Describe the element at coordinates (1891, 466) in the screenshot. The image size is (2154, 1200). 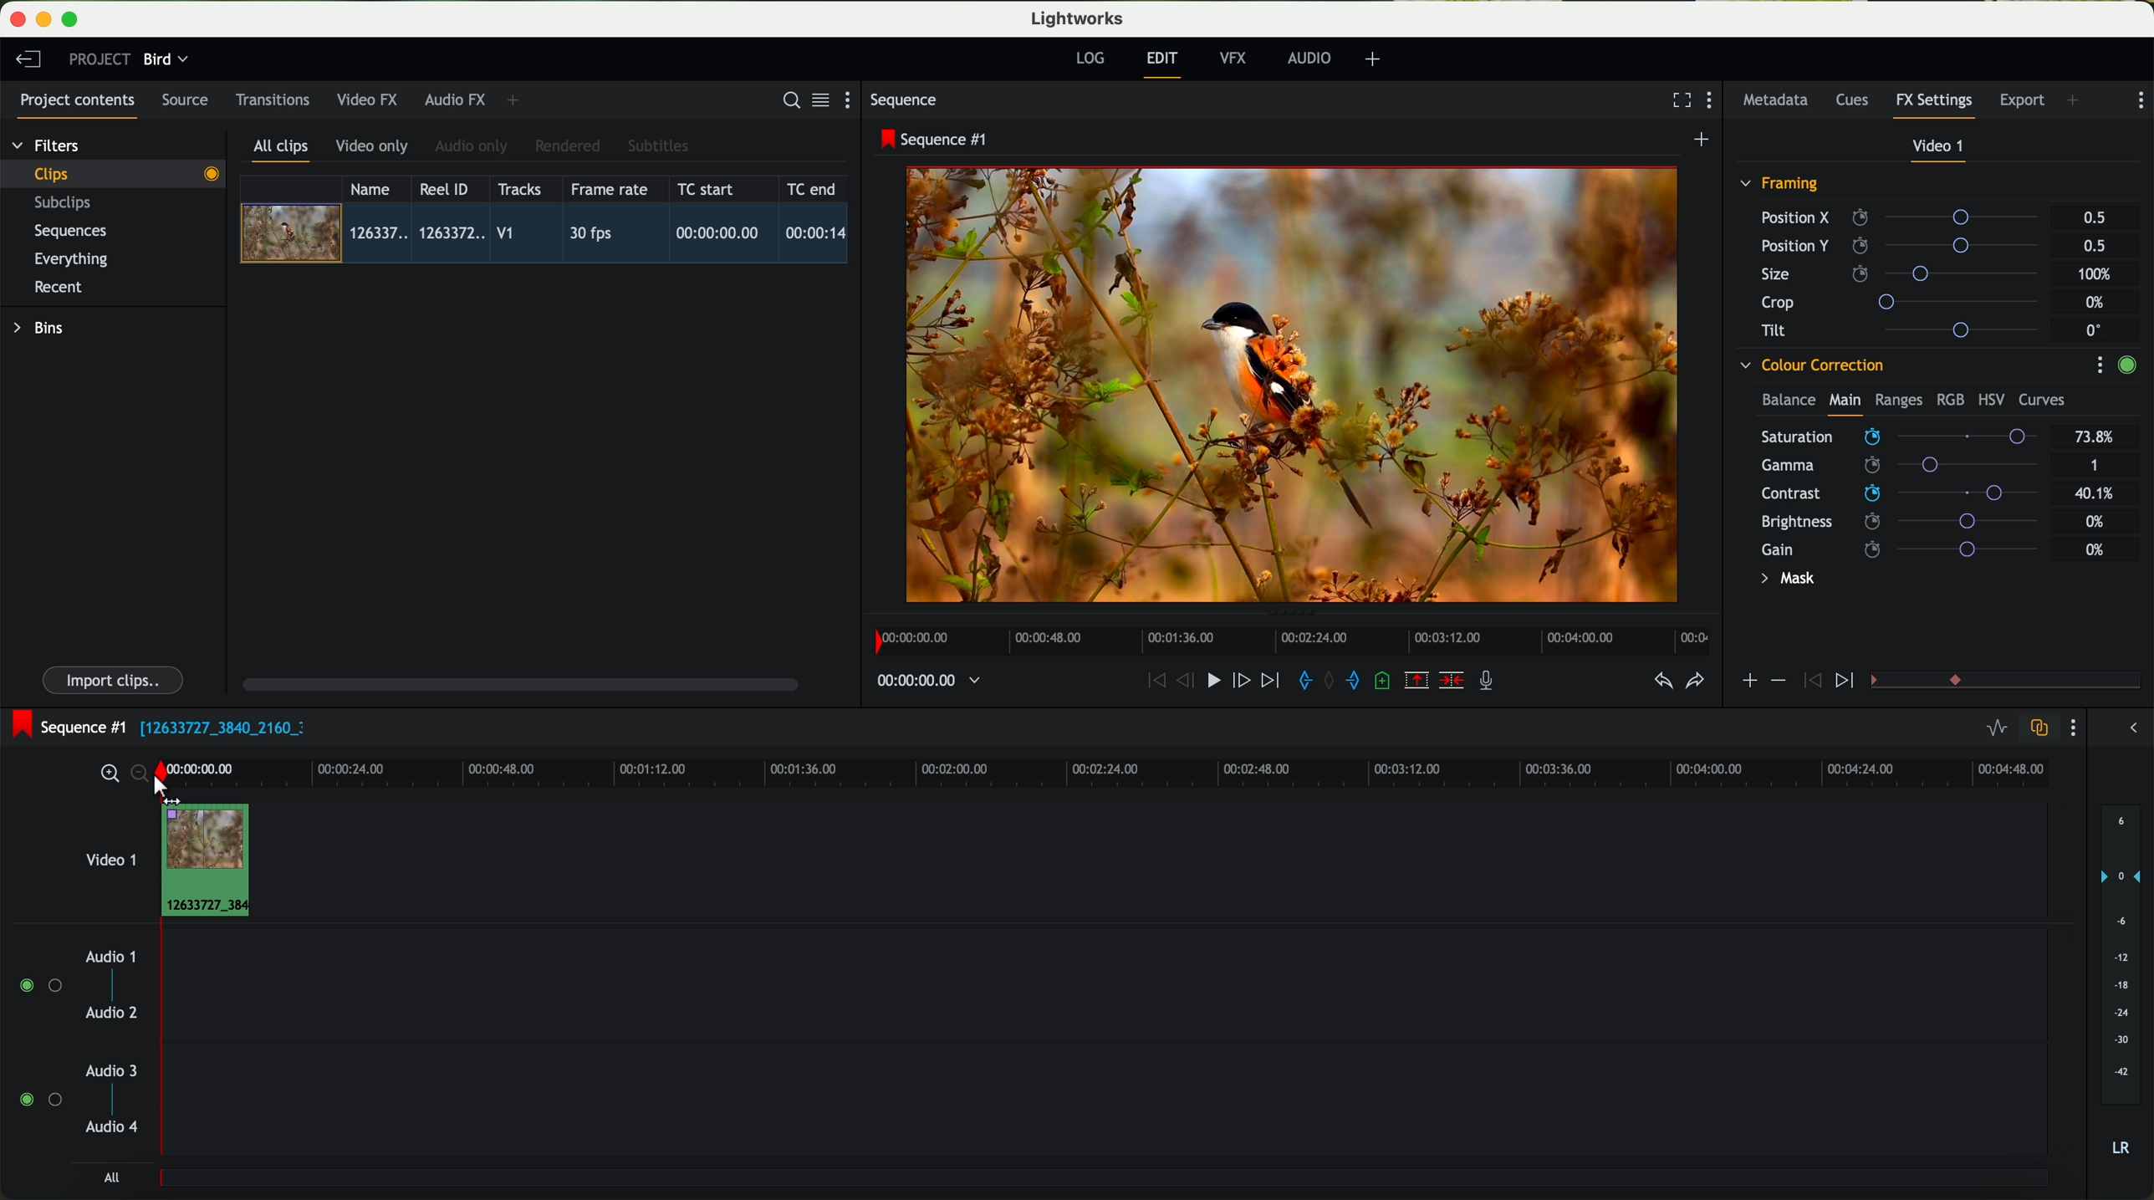
I see `click on saturation` at that location.